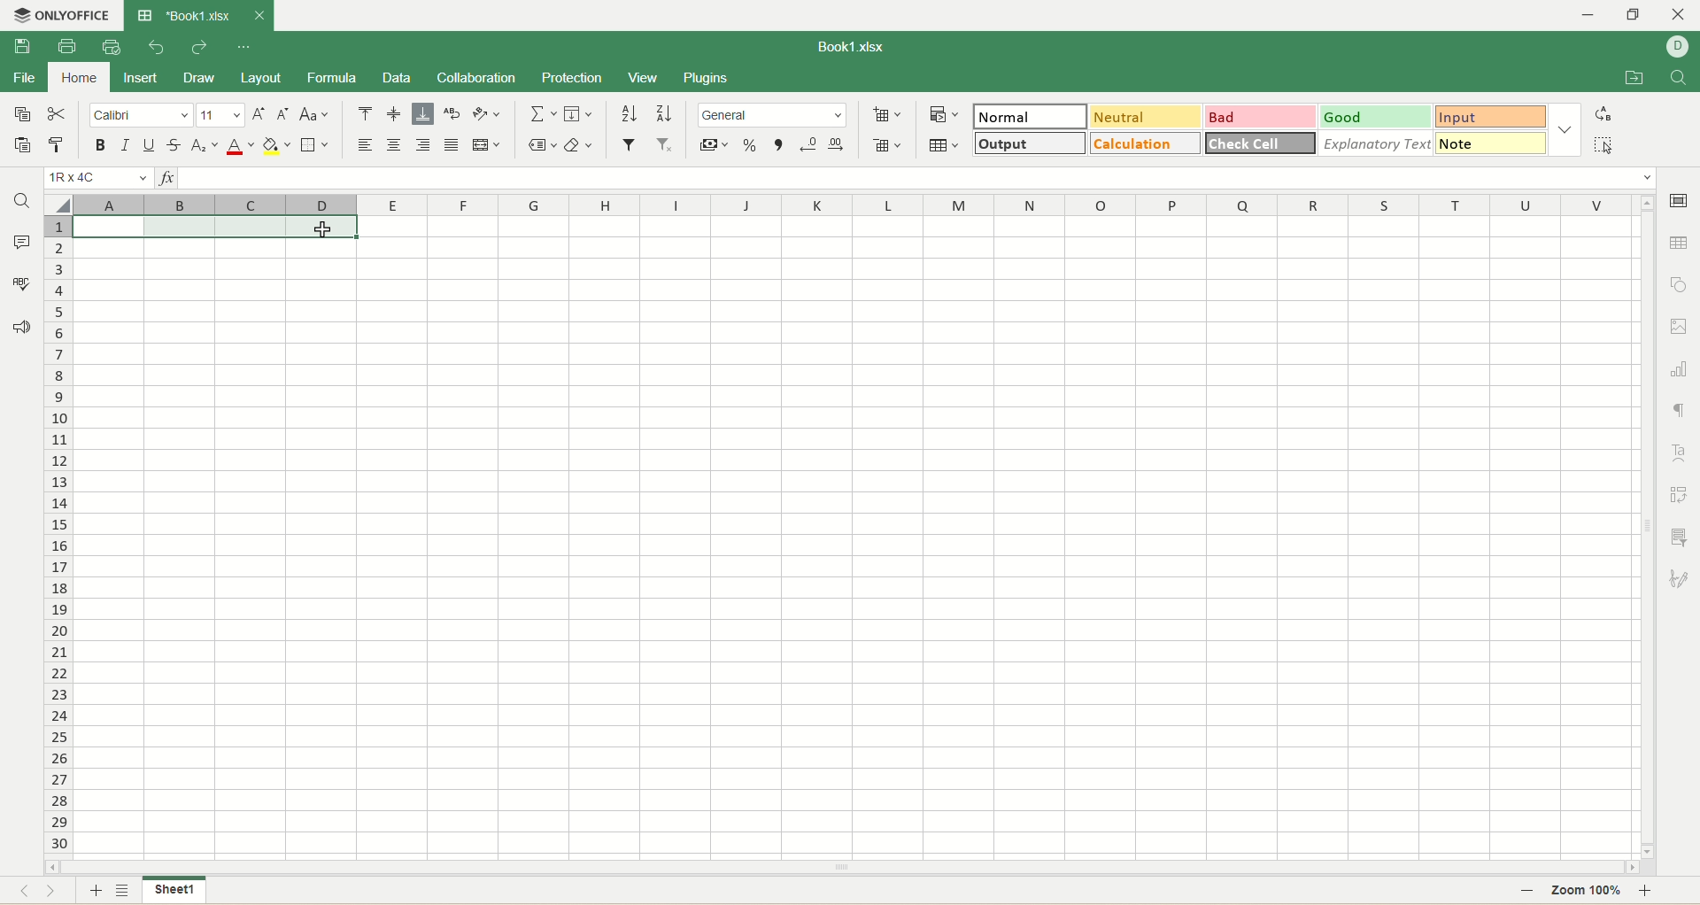 The image size is (1700, 905). What do you see at coordinates (1679, 241) in the screenshot?
I see `table` at bounding box center [1679, 241].